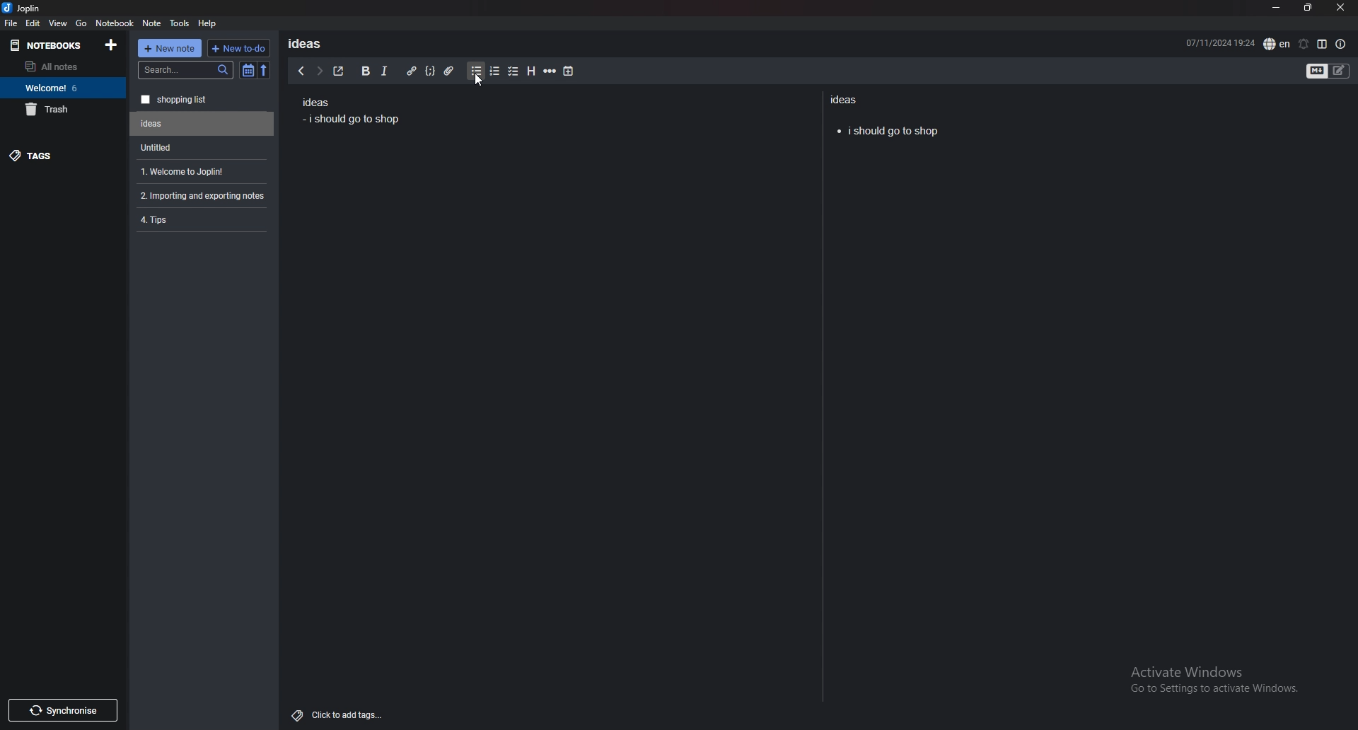 The width and height of the screenshot is (1358, 730). What do you see at coordinates (264, 71) in the screenshot?
I see `reverse sort order` at bounding box center [264, 71].